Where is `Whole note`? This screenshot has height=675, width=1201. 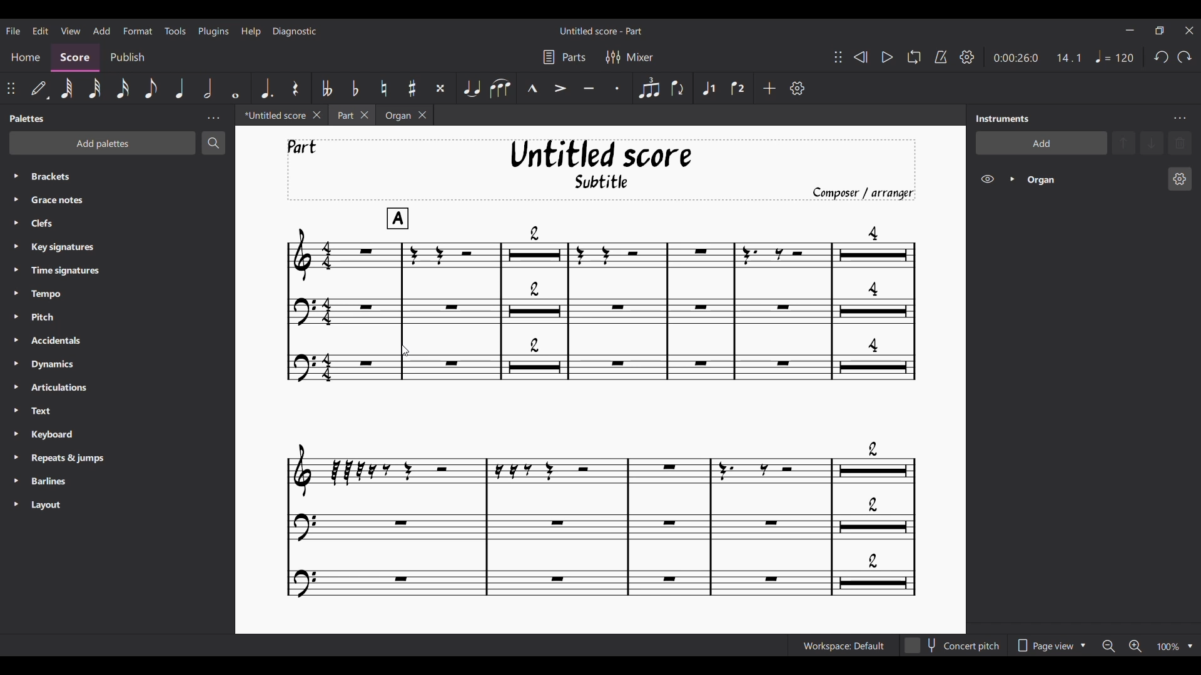
Whole note is located at coordinates (235, 88).